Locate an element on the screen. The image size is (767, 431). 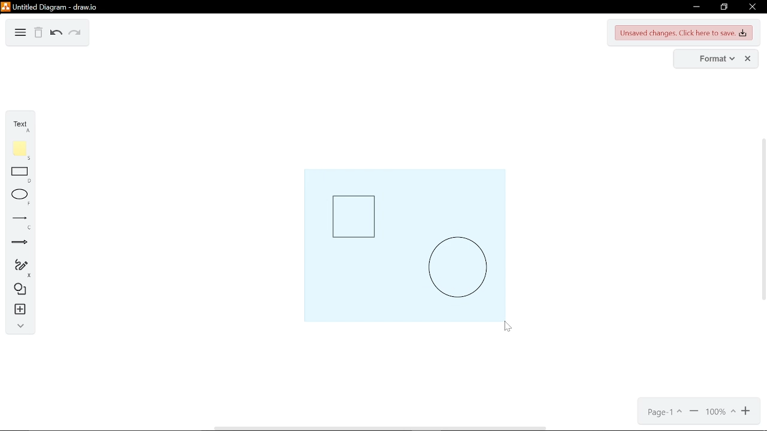
redo is located at coordinates (74, 35).